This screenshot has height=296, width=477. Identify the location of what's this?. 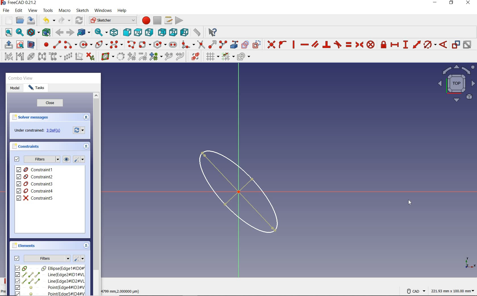
(212, 31).